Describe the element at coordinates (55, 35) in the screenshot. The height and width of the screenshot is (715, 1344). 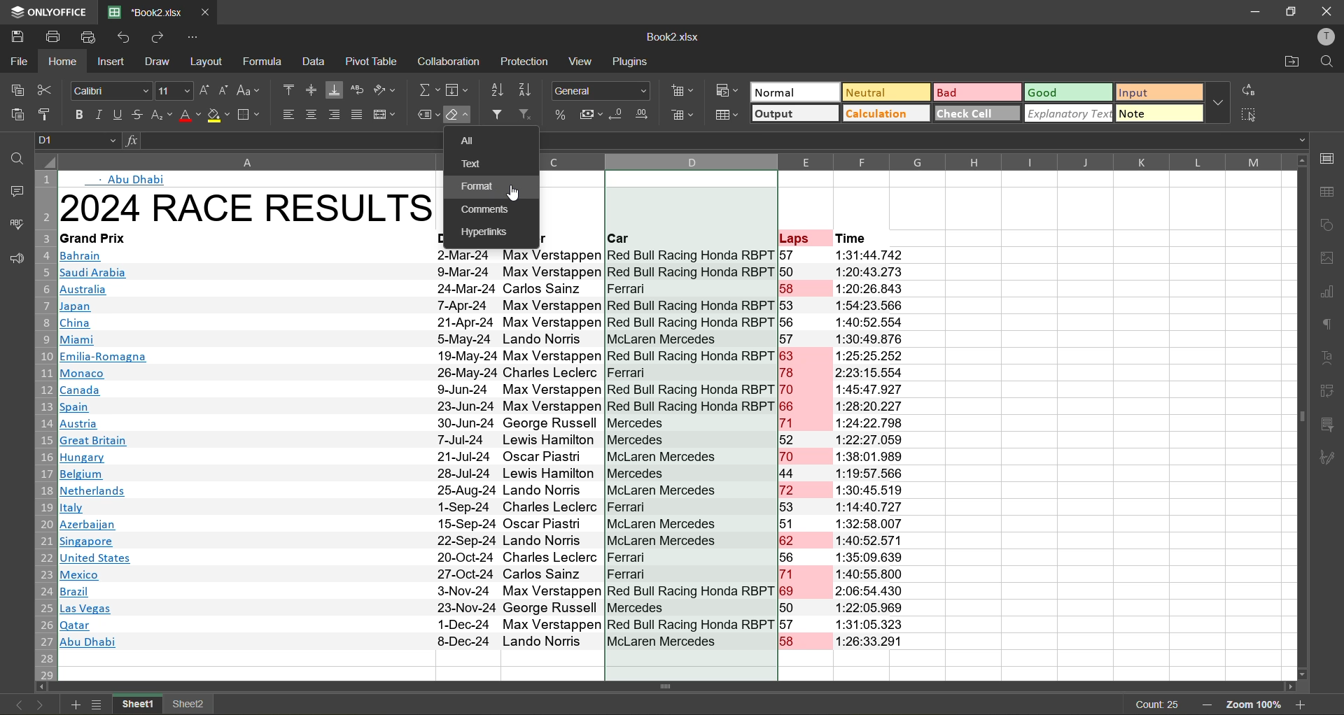
I see `print` at that location.